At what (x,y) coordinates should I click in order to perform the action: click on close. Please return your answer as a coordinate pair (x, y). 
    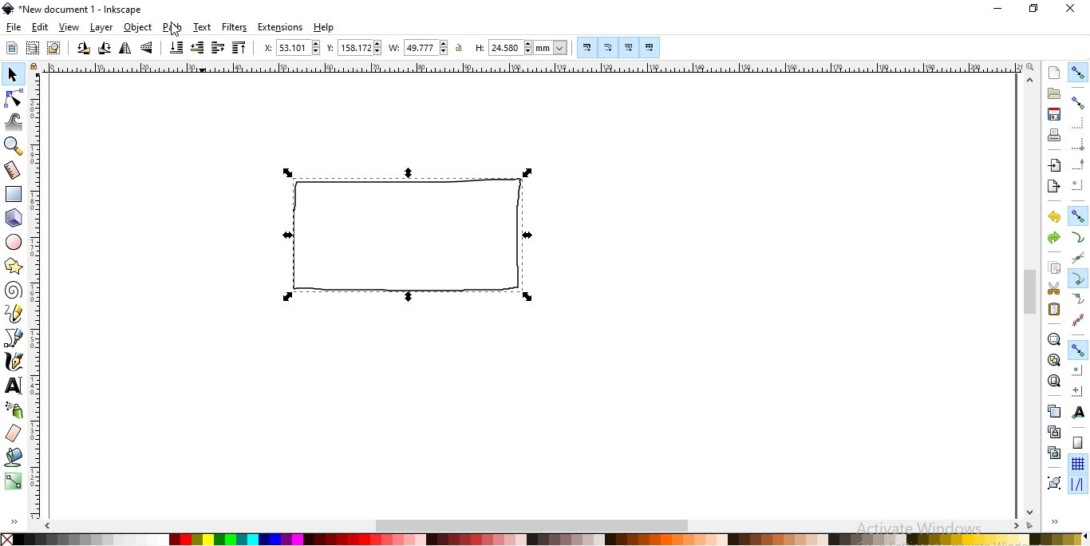
    Looking at the image, I should click on (1074, 8).